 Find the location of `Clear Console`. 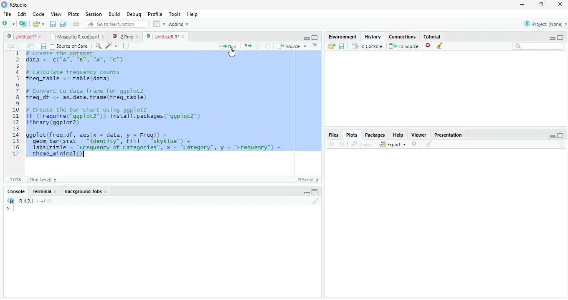

Clear Console is located at coordinates (314, 201).